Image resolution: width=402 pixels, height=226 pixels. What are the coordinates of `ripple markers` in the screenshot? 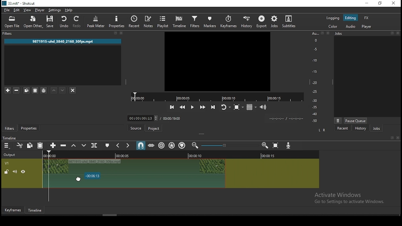 It's located at (183, 145).